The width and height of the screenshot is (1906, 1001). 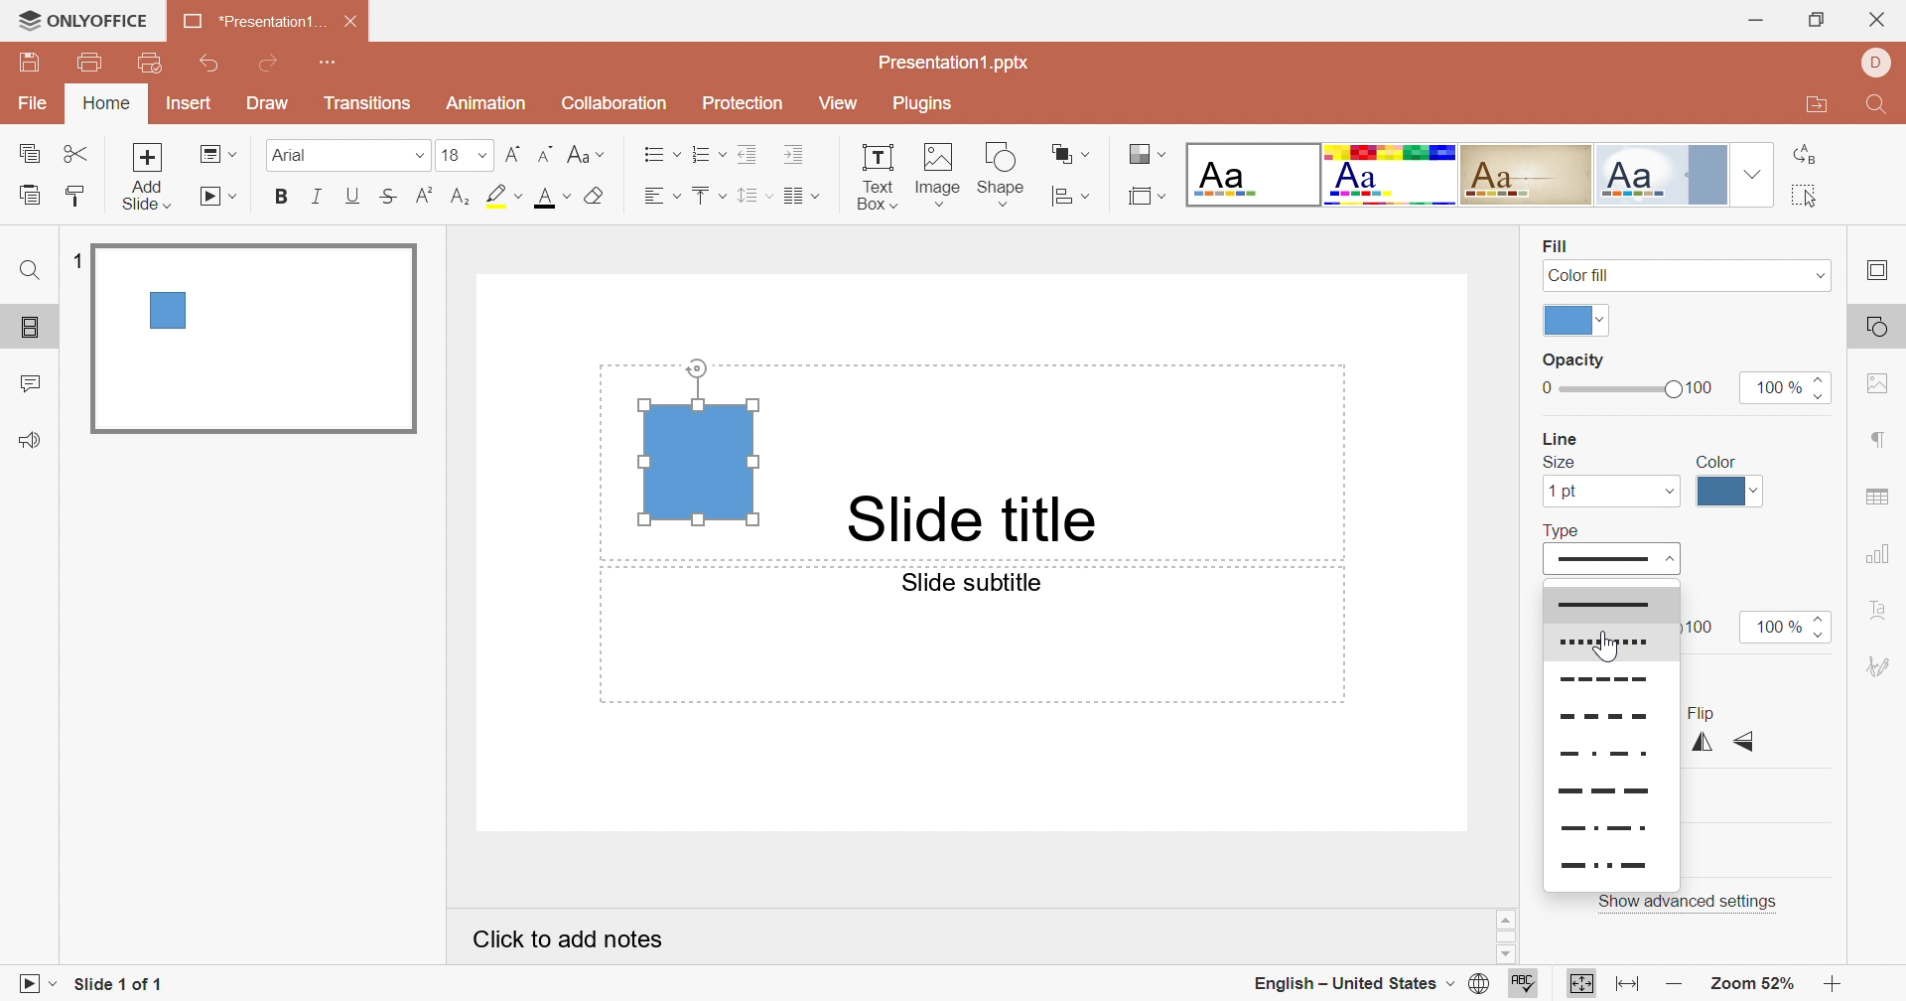 What do you see at coordinates (1612, 642) in the screenshot?
I see `line` at bounding box center [1612, 642].